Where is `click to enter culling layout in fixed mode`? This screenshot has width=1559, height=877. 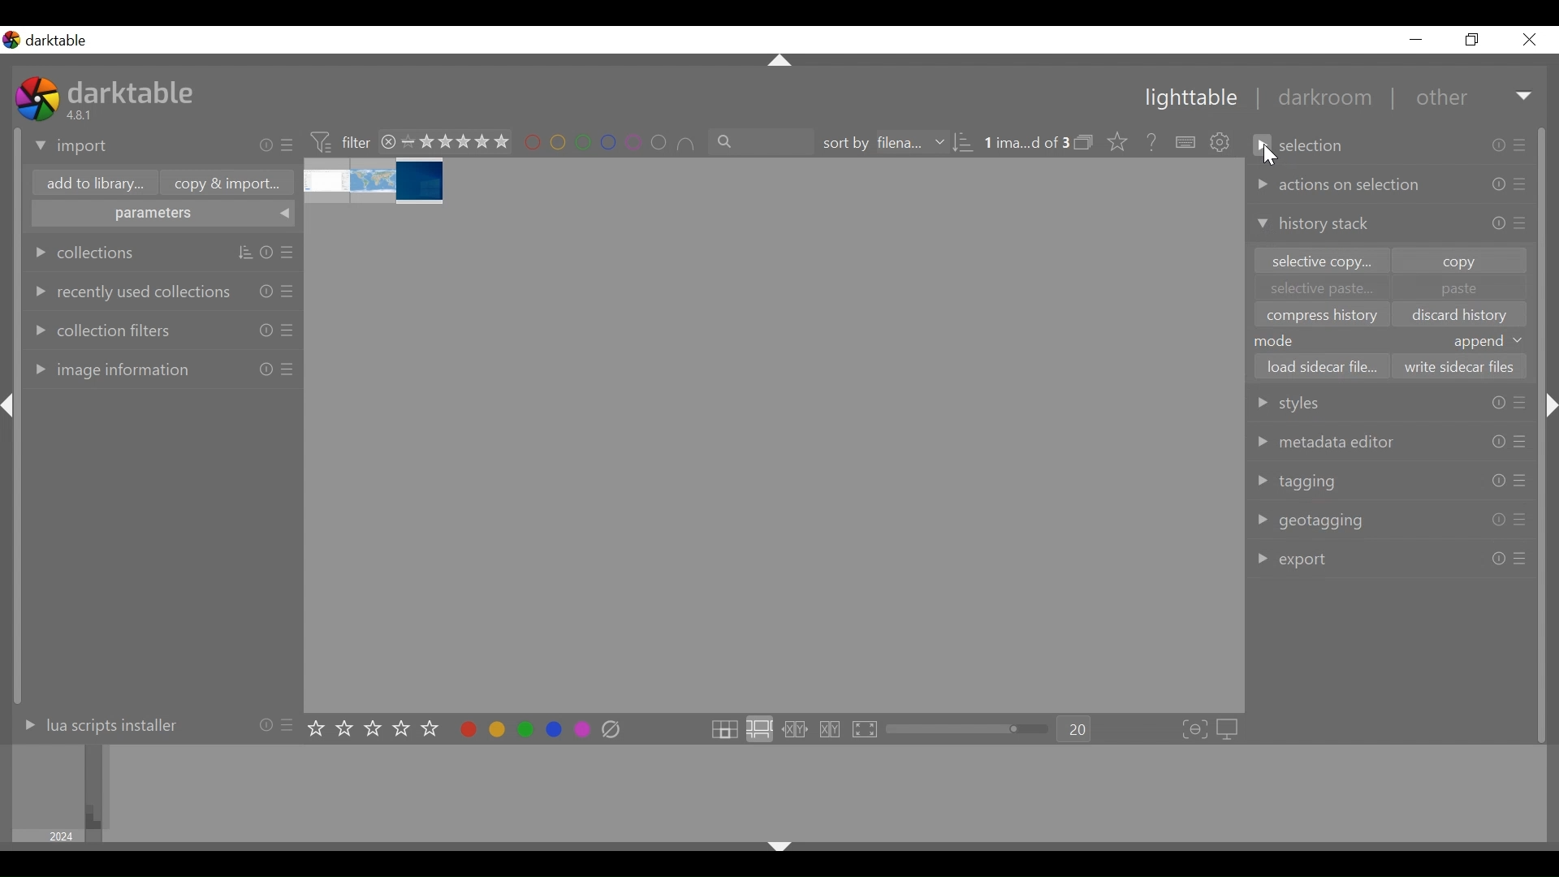 click to enter culling layout in fixed mode is located at coordinates (796, 730).